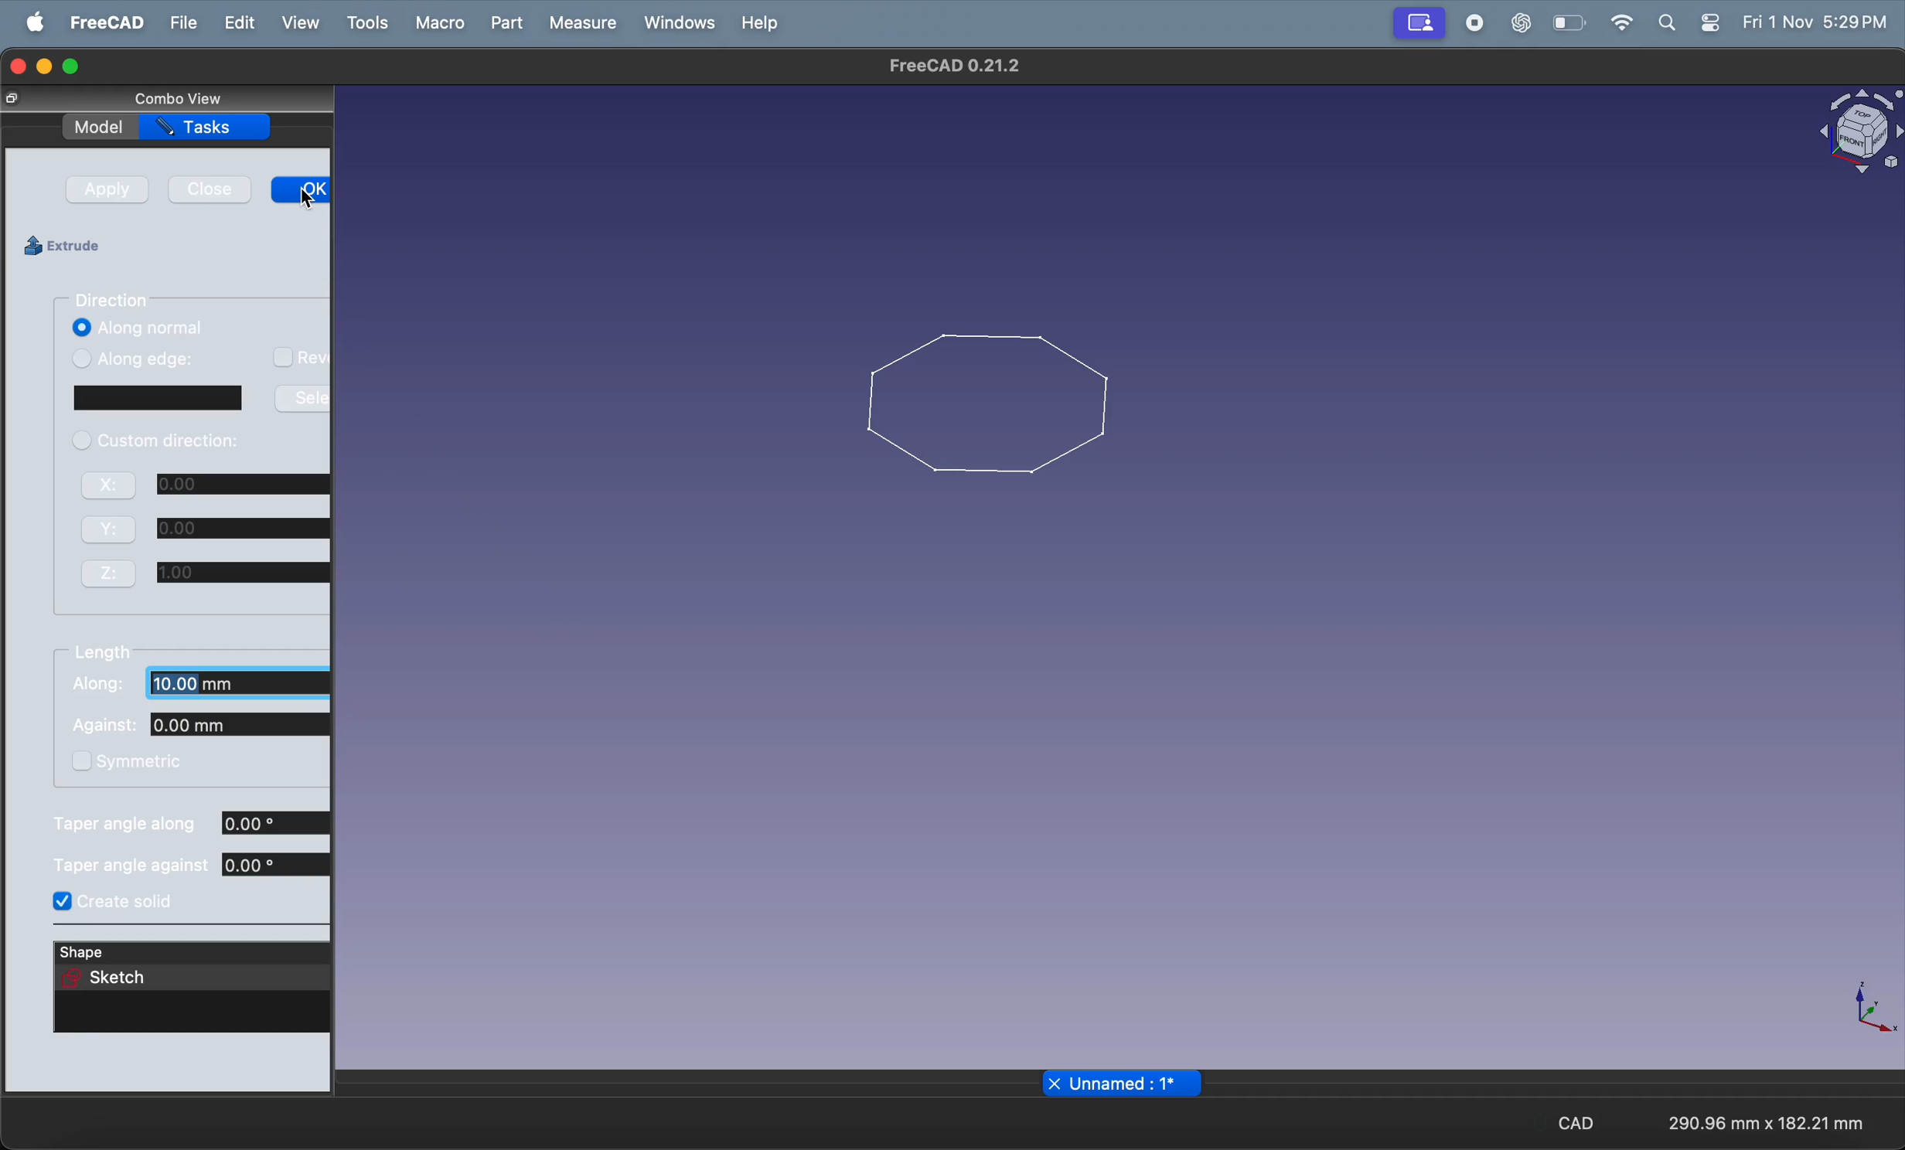 The height and width of the screenshot is (1150, 1905). What do you see at coordinates (116, 300) in the screenshot?
I see `direction` at bounding box center [116, 300].